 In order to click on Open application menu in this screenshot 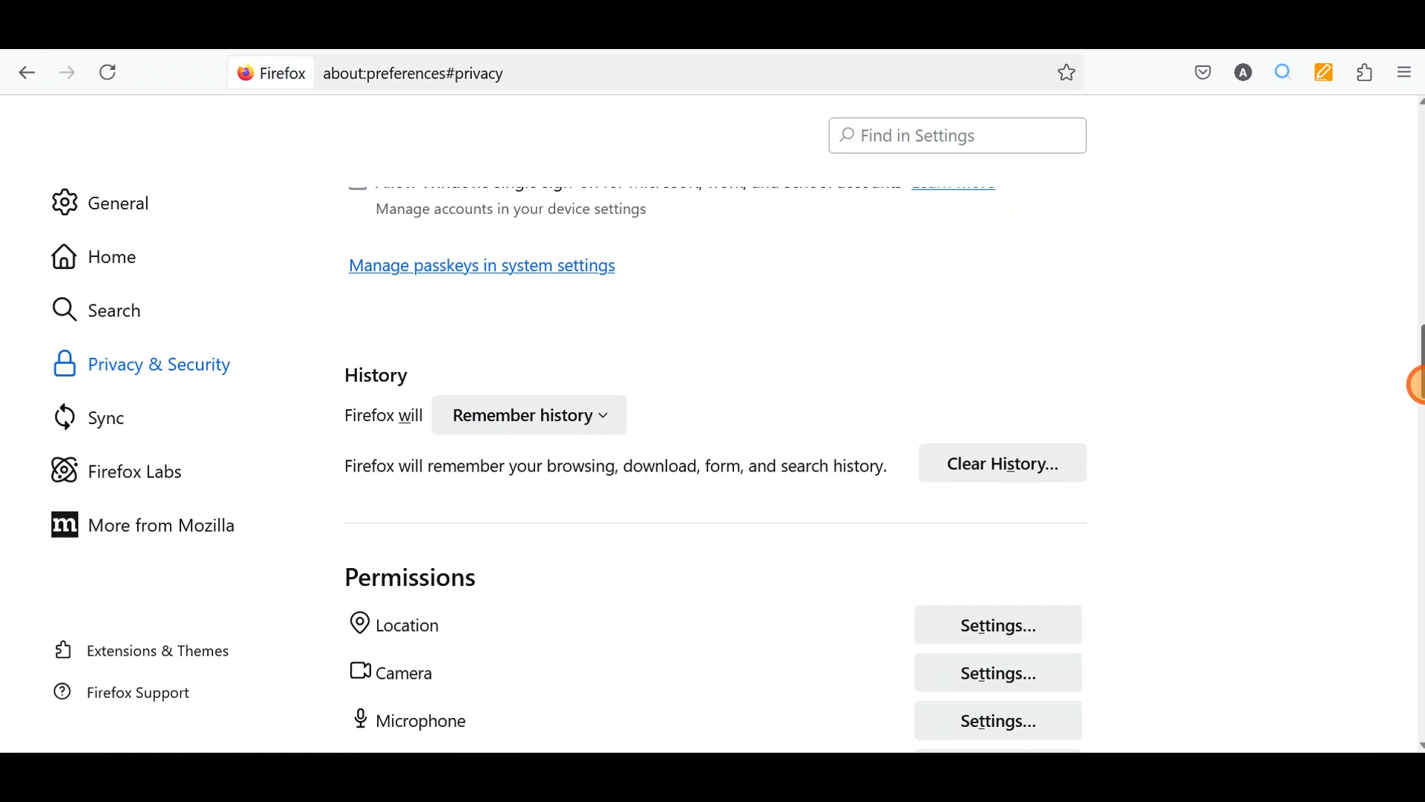, I will do `click(1403, 74)`.